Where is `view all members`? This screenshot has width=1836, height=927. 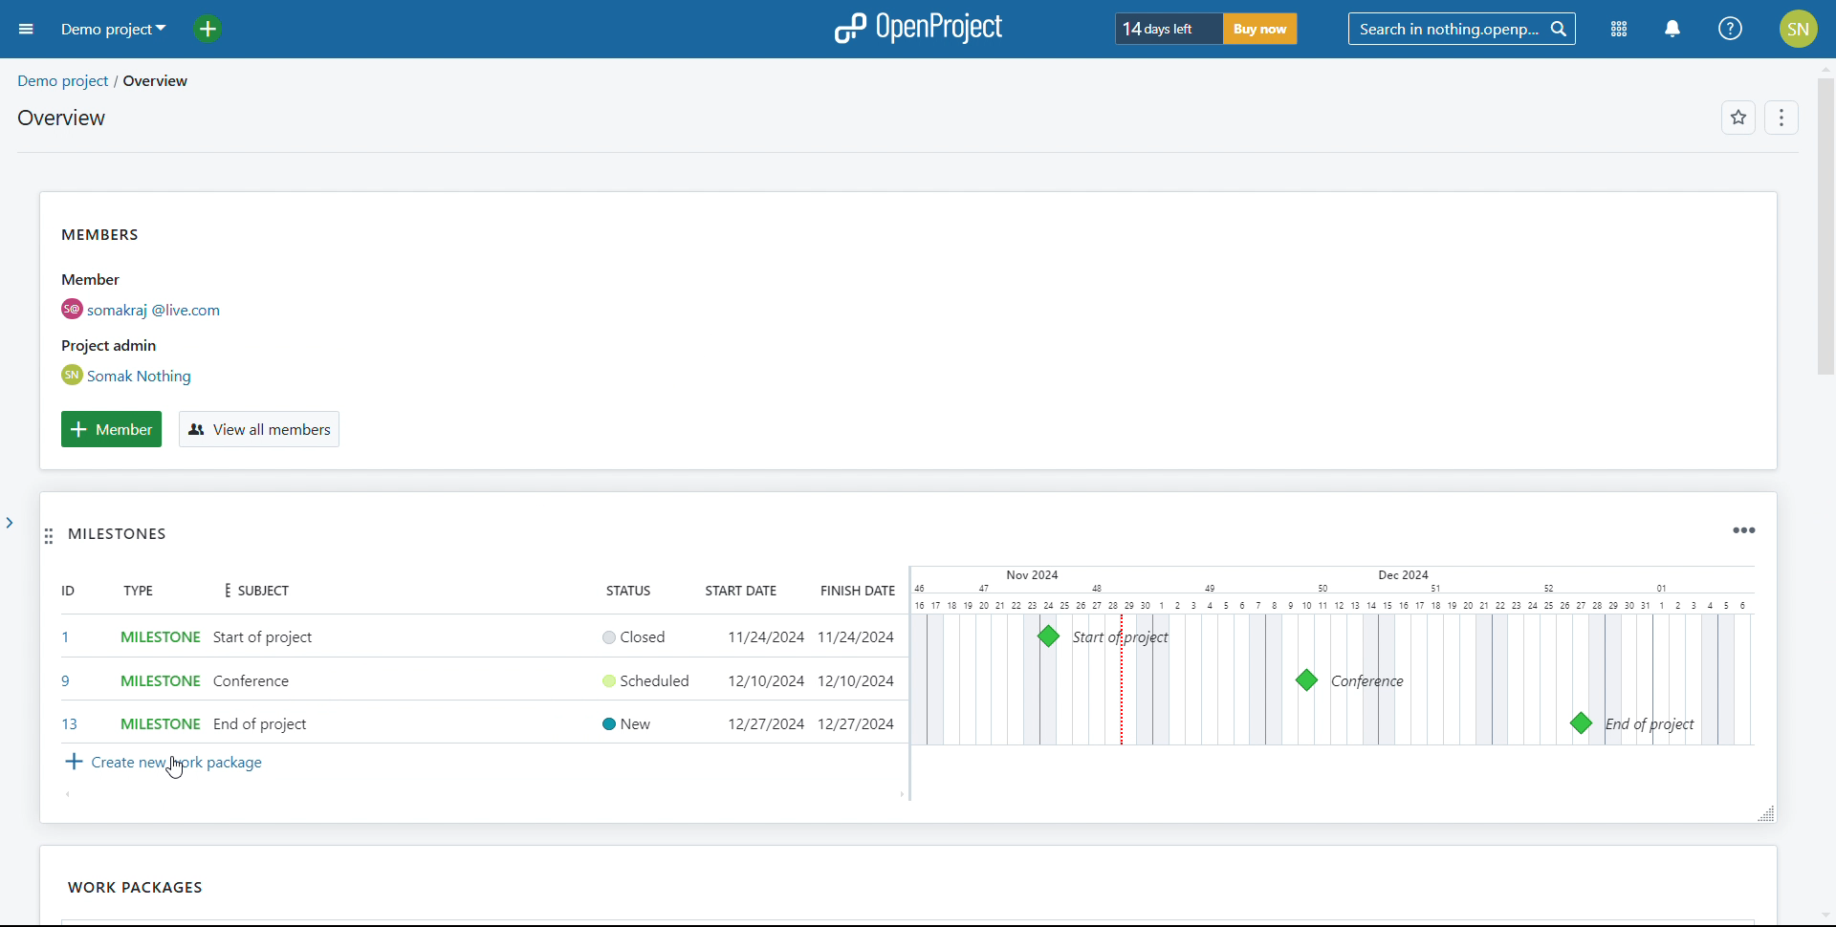 view all members is located at coordinates (257, 430).